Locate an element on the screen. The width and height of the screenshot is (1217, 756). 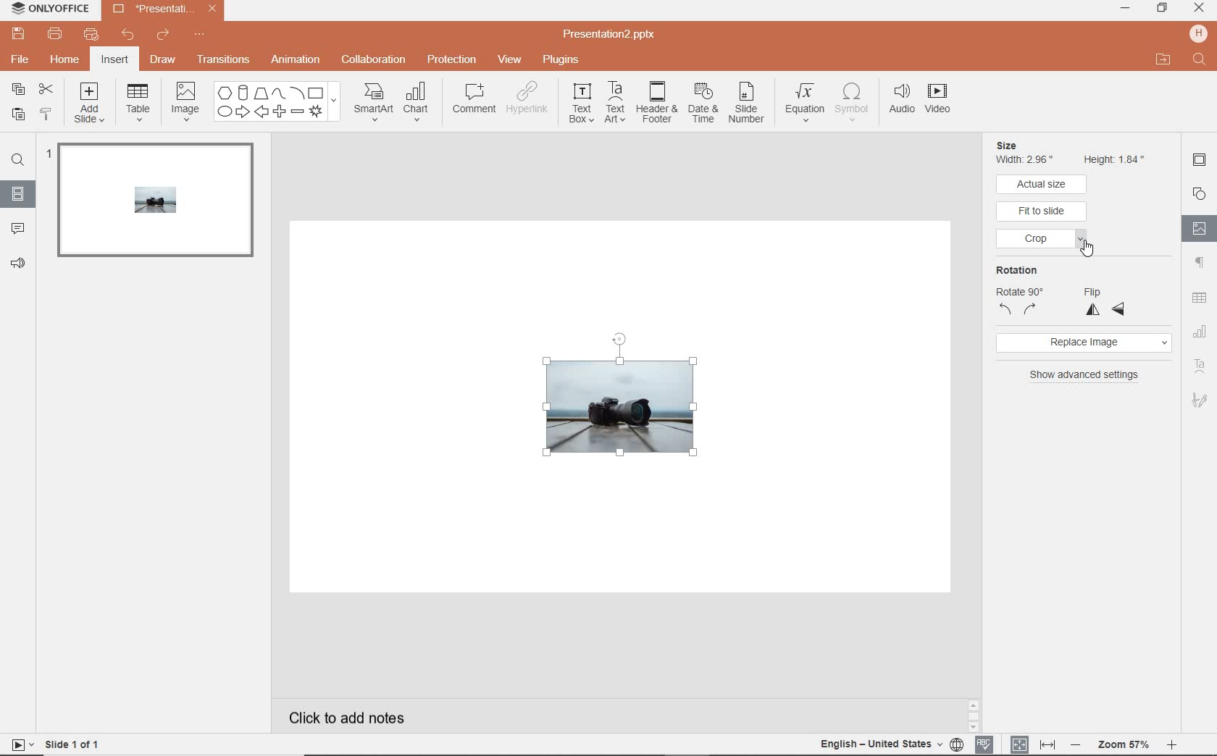
Width 2.96" is located at coordinates (1027, 160).